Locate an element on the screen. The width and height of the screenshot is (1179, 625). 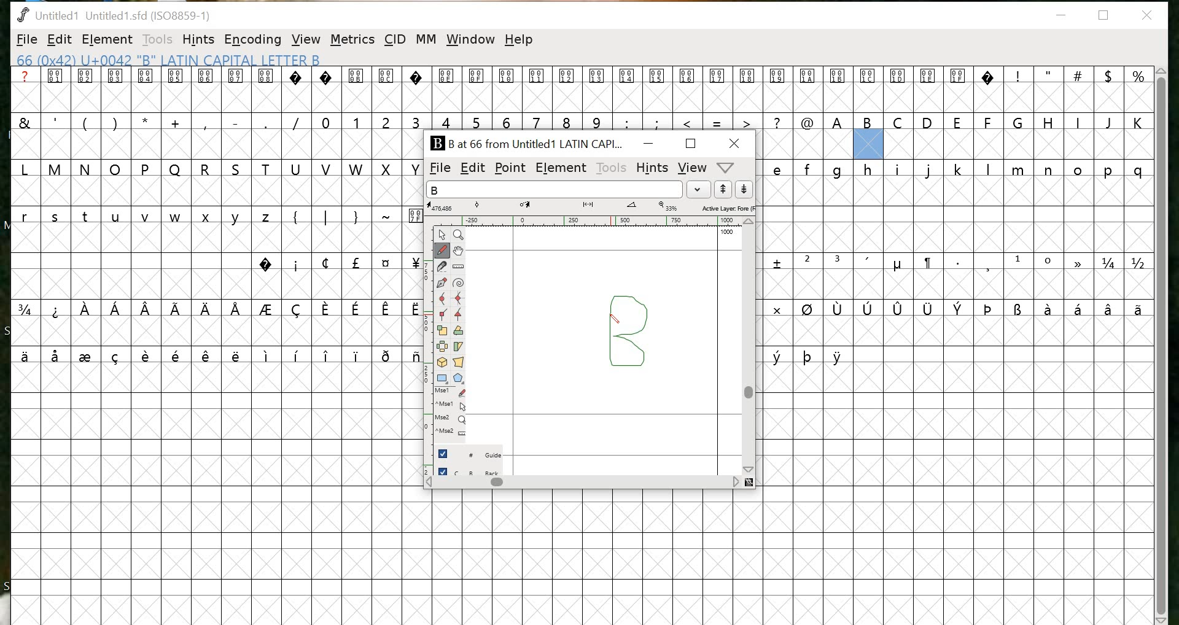
maximize is located at coordinates (690, 143).